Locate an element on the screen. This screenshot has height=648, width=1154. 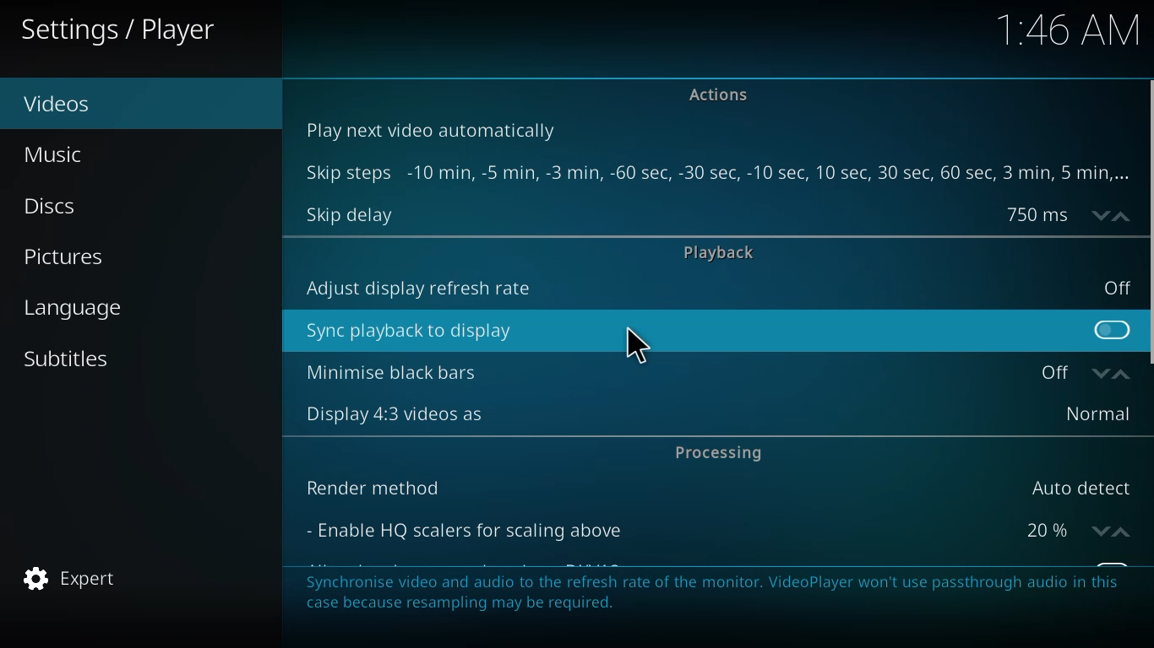
off is located at coordinates (1113, 289).